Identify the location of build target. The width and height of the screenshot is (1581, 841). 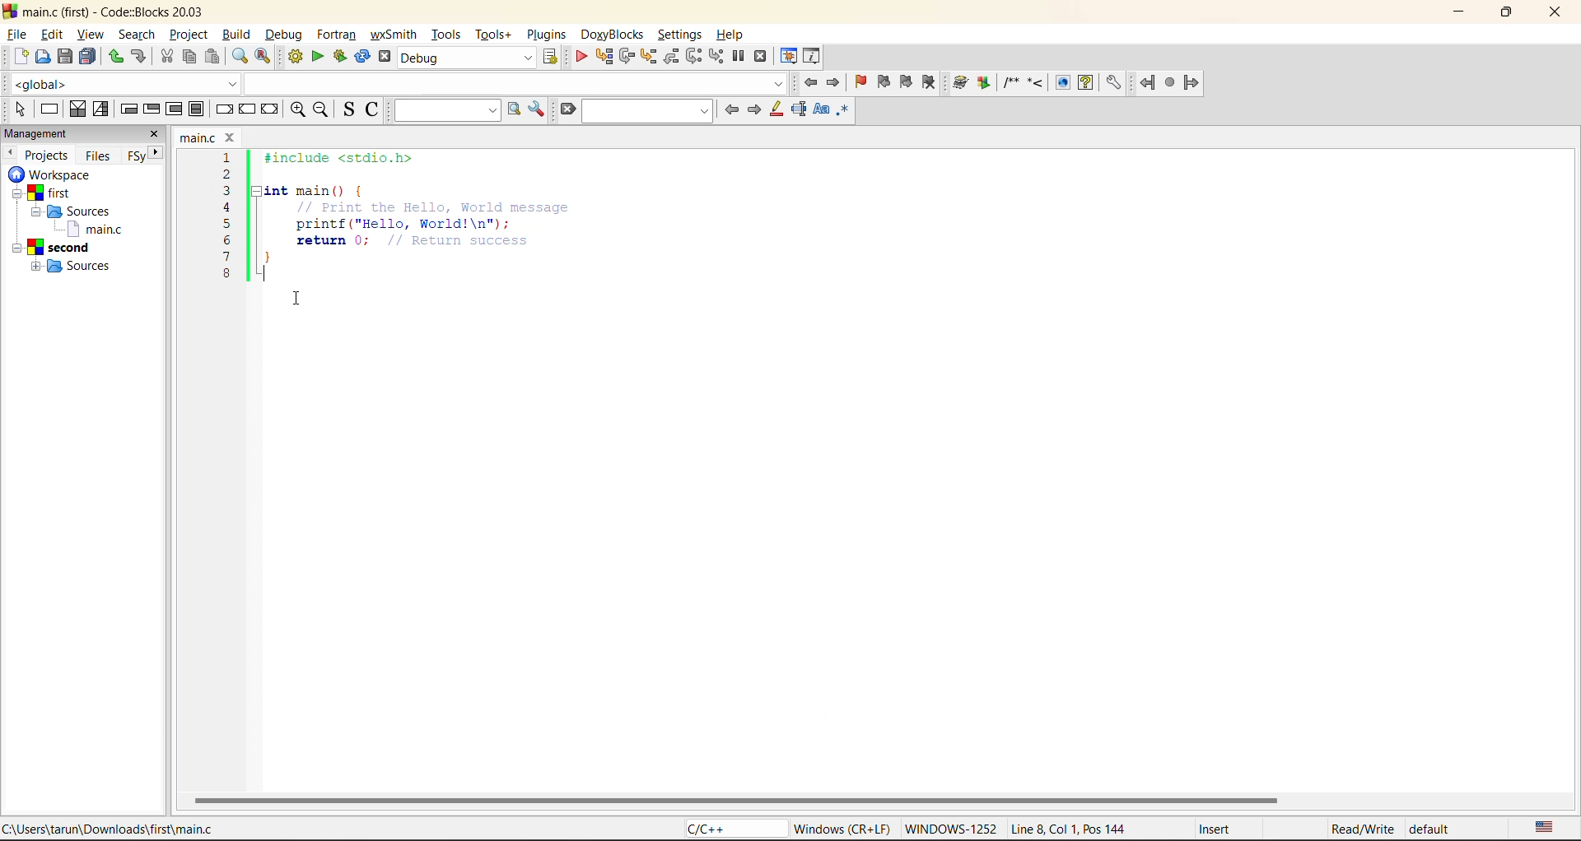
(469, 58).